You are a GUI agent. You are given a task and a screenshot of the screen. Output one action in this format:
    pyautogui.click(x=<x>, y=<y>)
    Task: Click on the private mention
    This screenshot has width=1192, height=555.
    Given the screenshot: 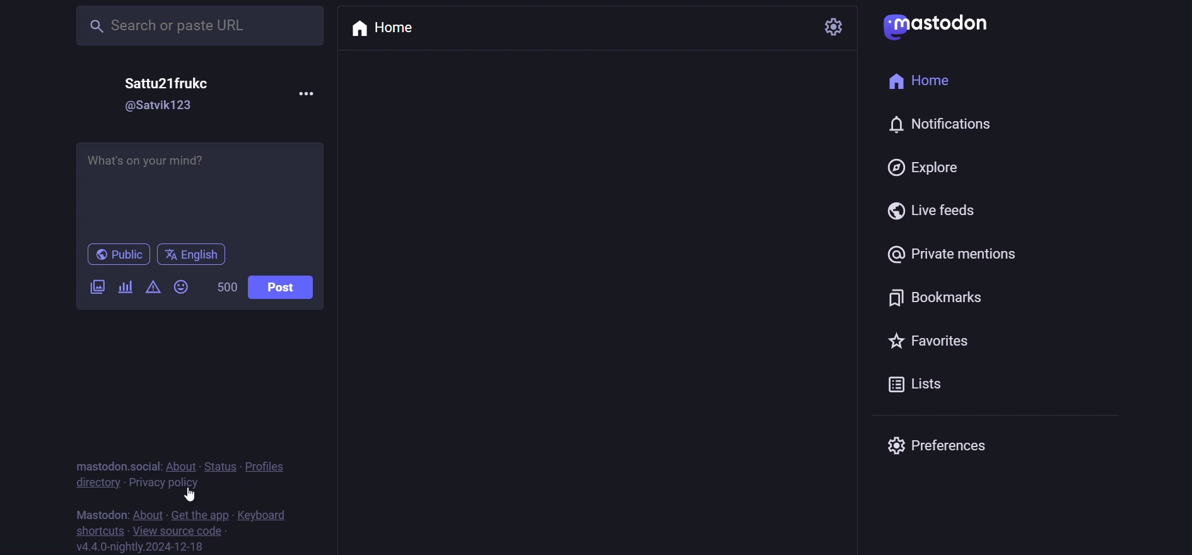 What is the action you would take?
    pyautogui.click(x=957, y=252)
    